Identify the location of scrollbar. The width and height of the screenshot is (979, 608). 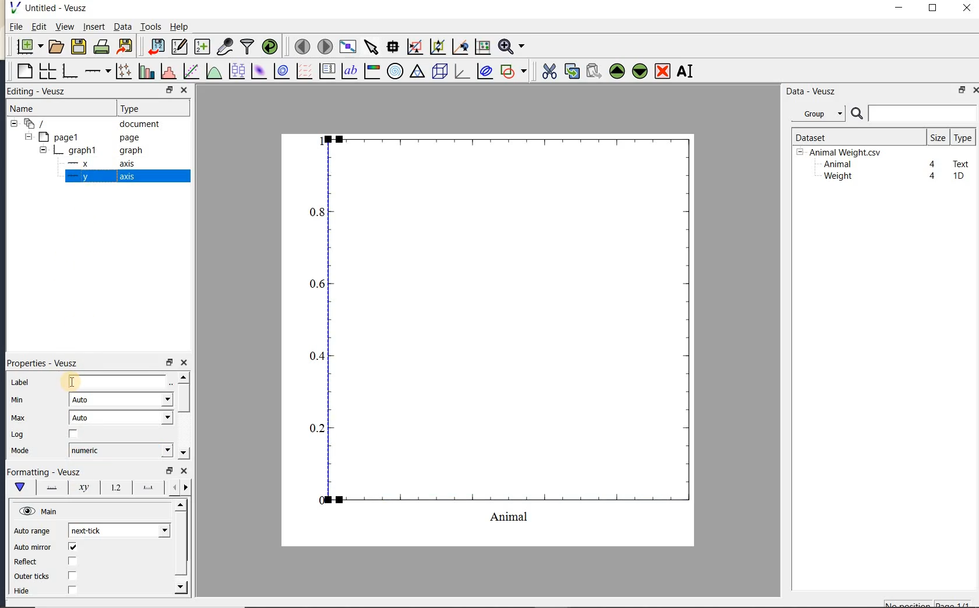
(182, 415).